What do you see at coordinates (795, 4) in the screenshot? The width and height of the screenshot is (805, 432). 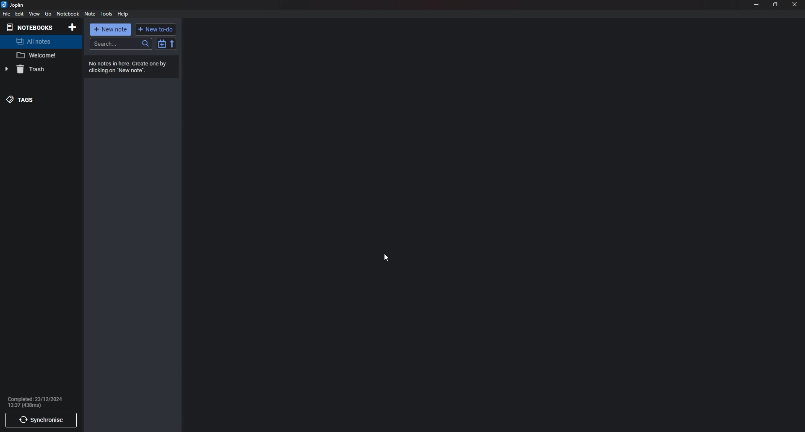 I see `close` at bounding box center [795, 4].